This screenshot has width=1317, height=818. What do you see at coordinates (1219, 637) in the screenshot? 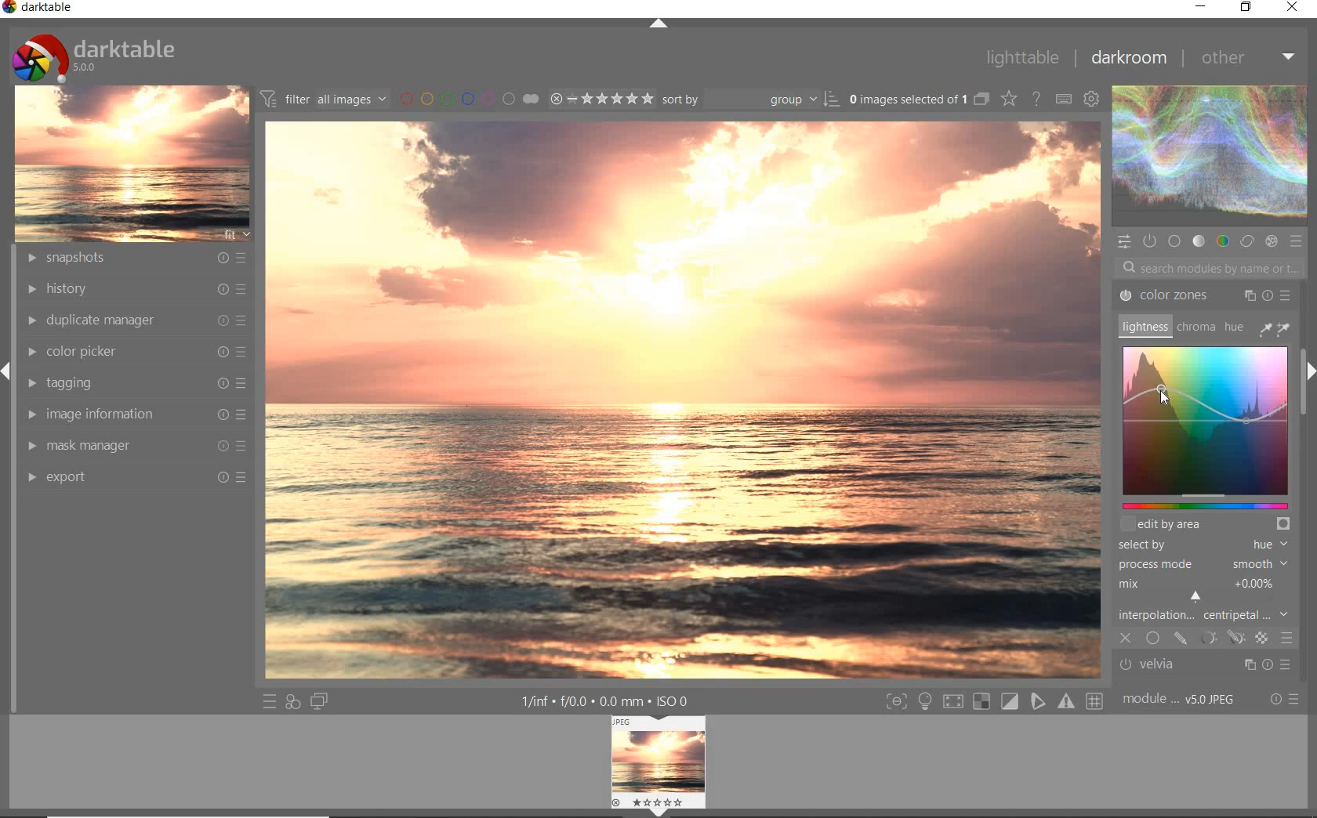
I see `MASKING OPTIONS` at bounding box center [1219, 637].